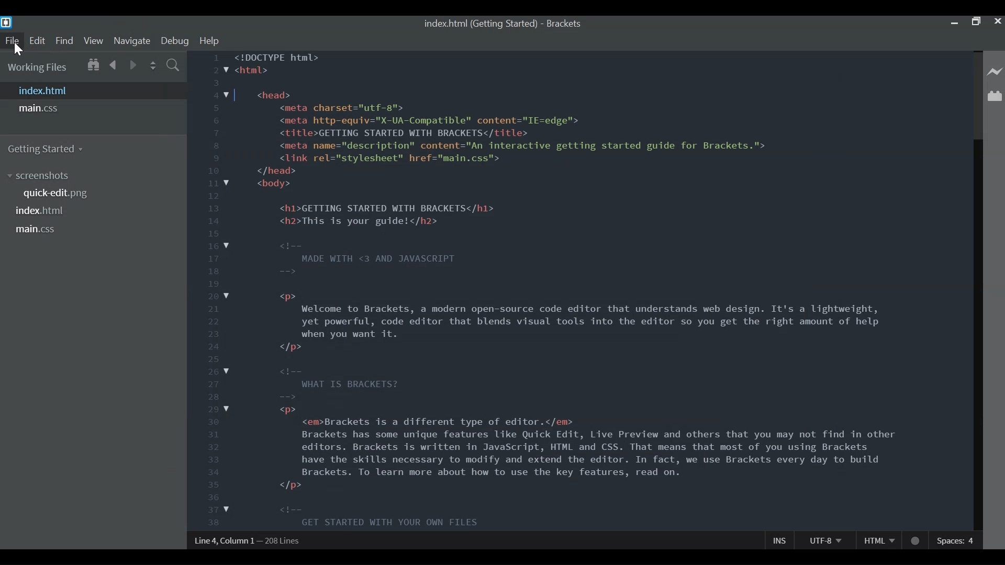  Describe the element at coordinates (954, 23) in the screenshot. I see `minimize` at that location.